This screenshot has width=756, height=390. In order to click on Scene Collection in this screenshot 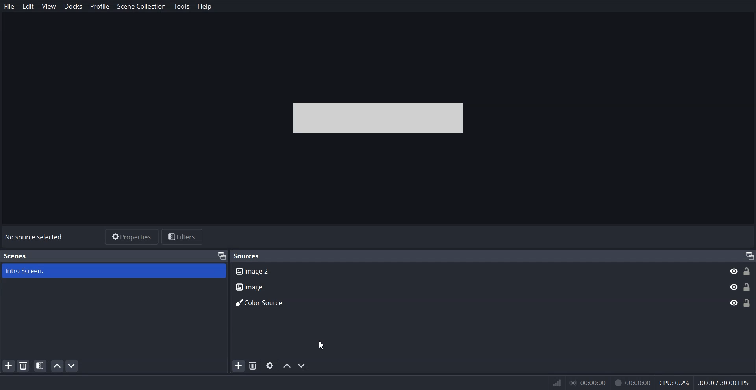, I will do `click(142, 7)`.